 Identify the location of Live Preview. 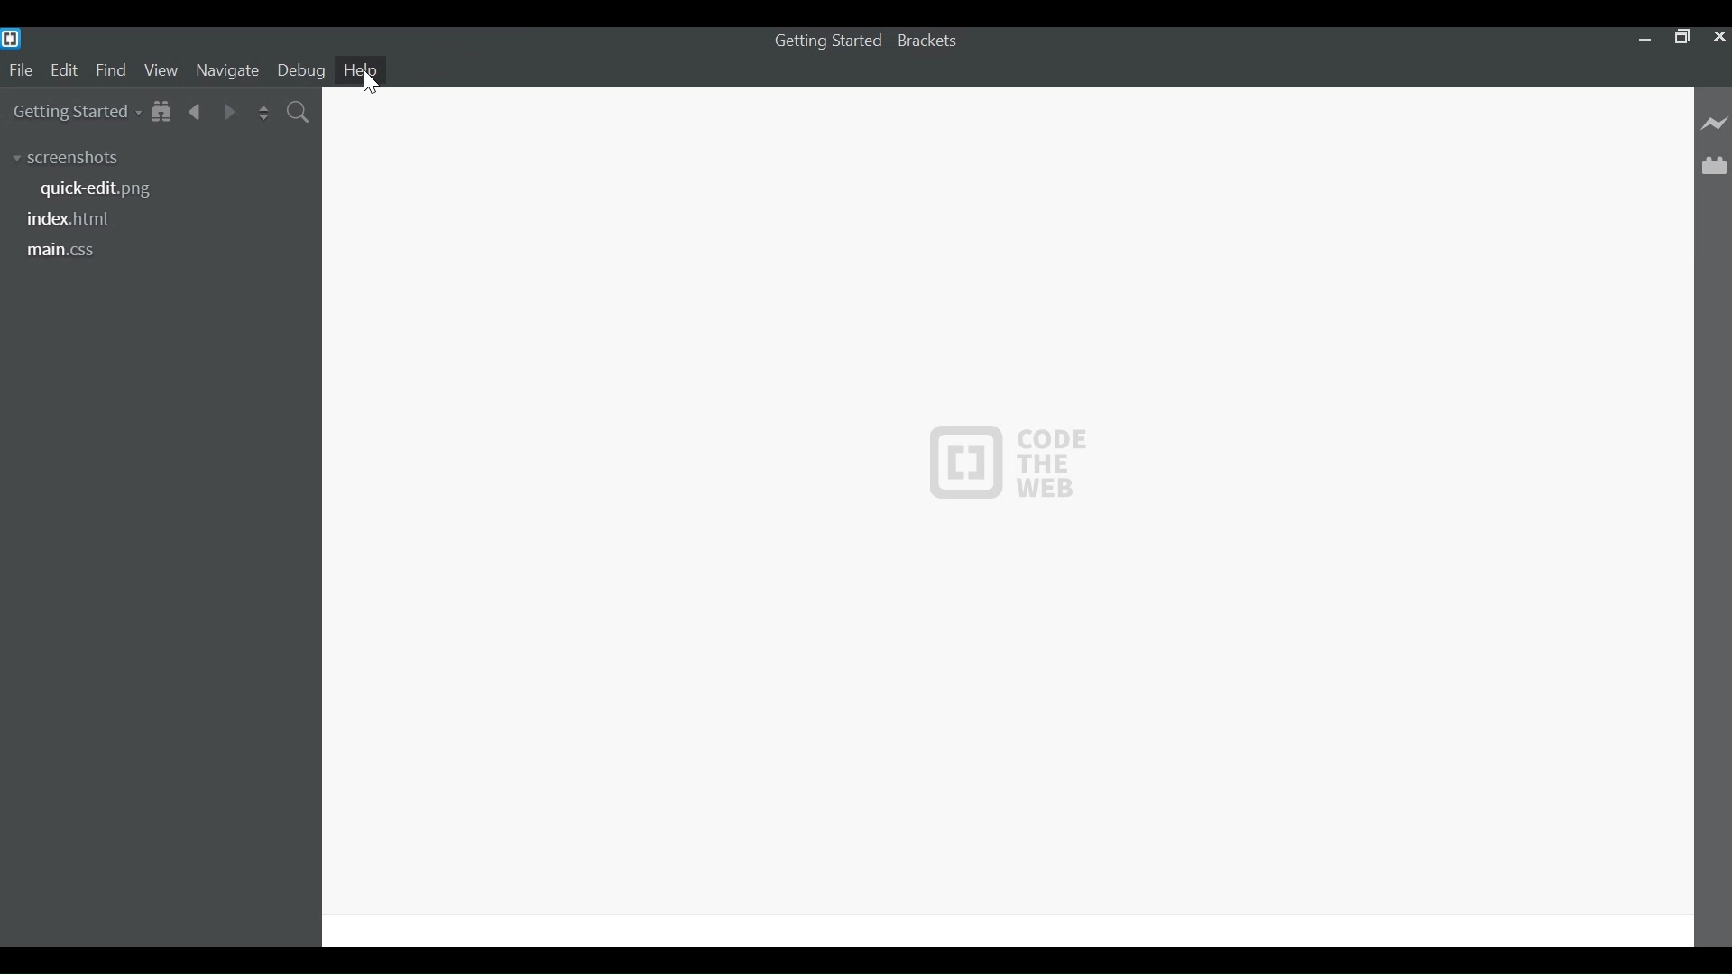
(1716, 124).